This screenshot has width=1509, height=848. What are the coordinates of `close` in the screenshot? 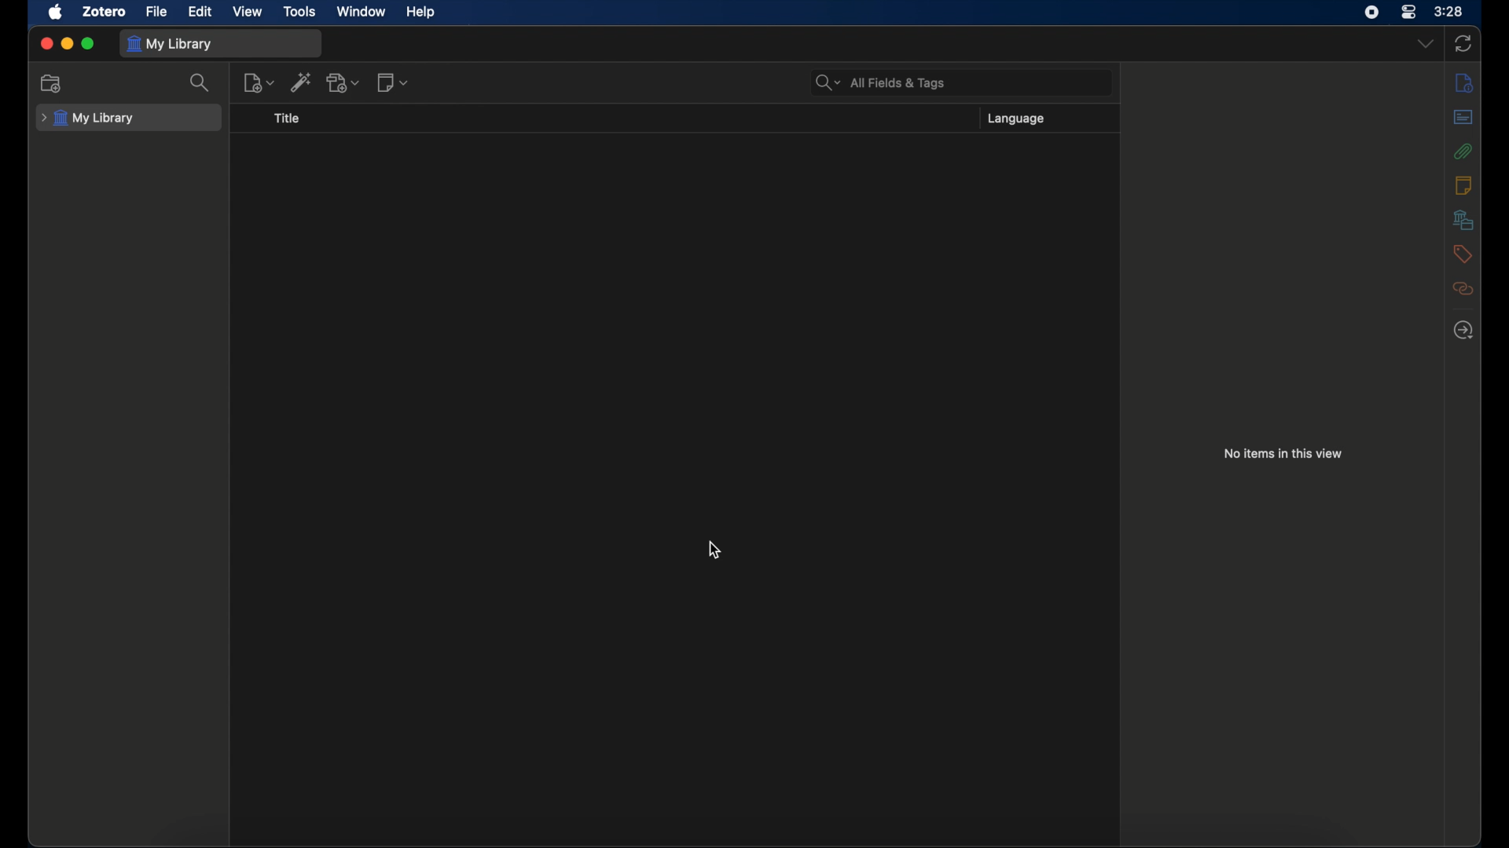 It's located at (46, 43).